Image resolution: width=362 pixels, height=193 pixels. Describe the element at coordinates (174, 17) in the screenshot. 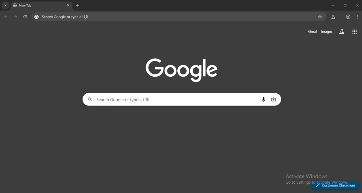

I see `search google or type a URL` at that location.